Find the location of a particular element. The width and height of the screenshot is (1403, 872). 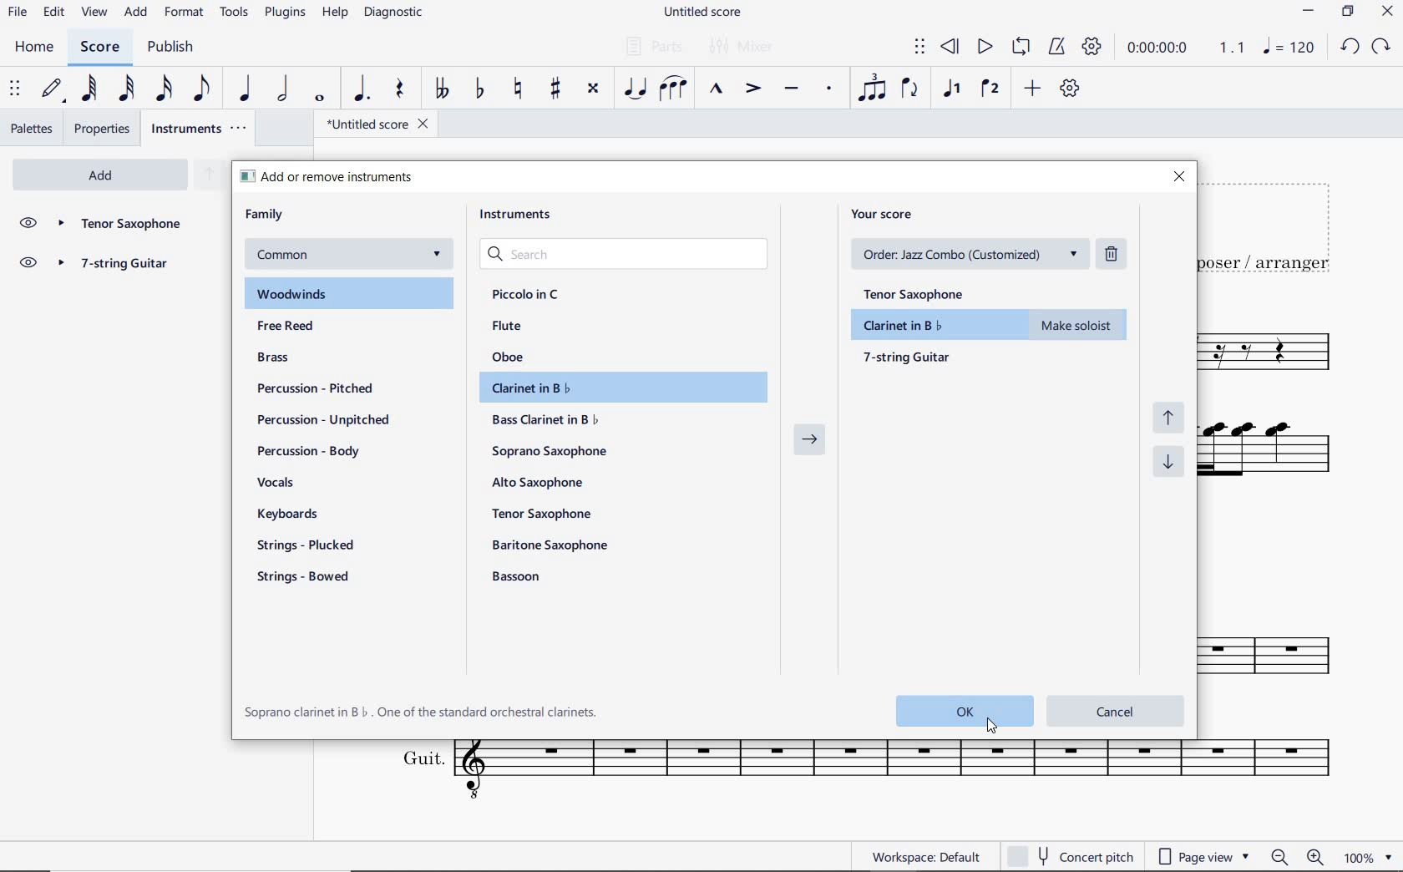

TOGGLE SHARP is located at coordinates (557, 90).